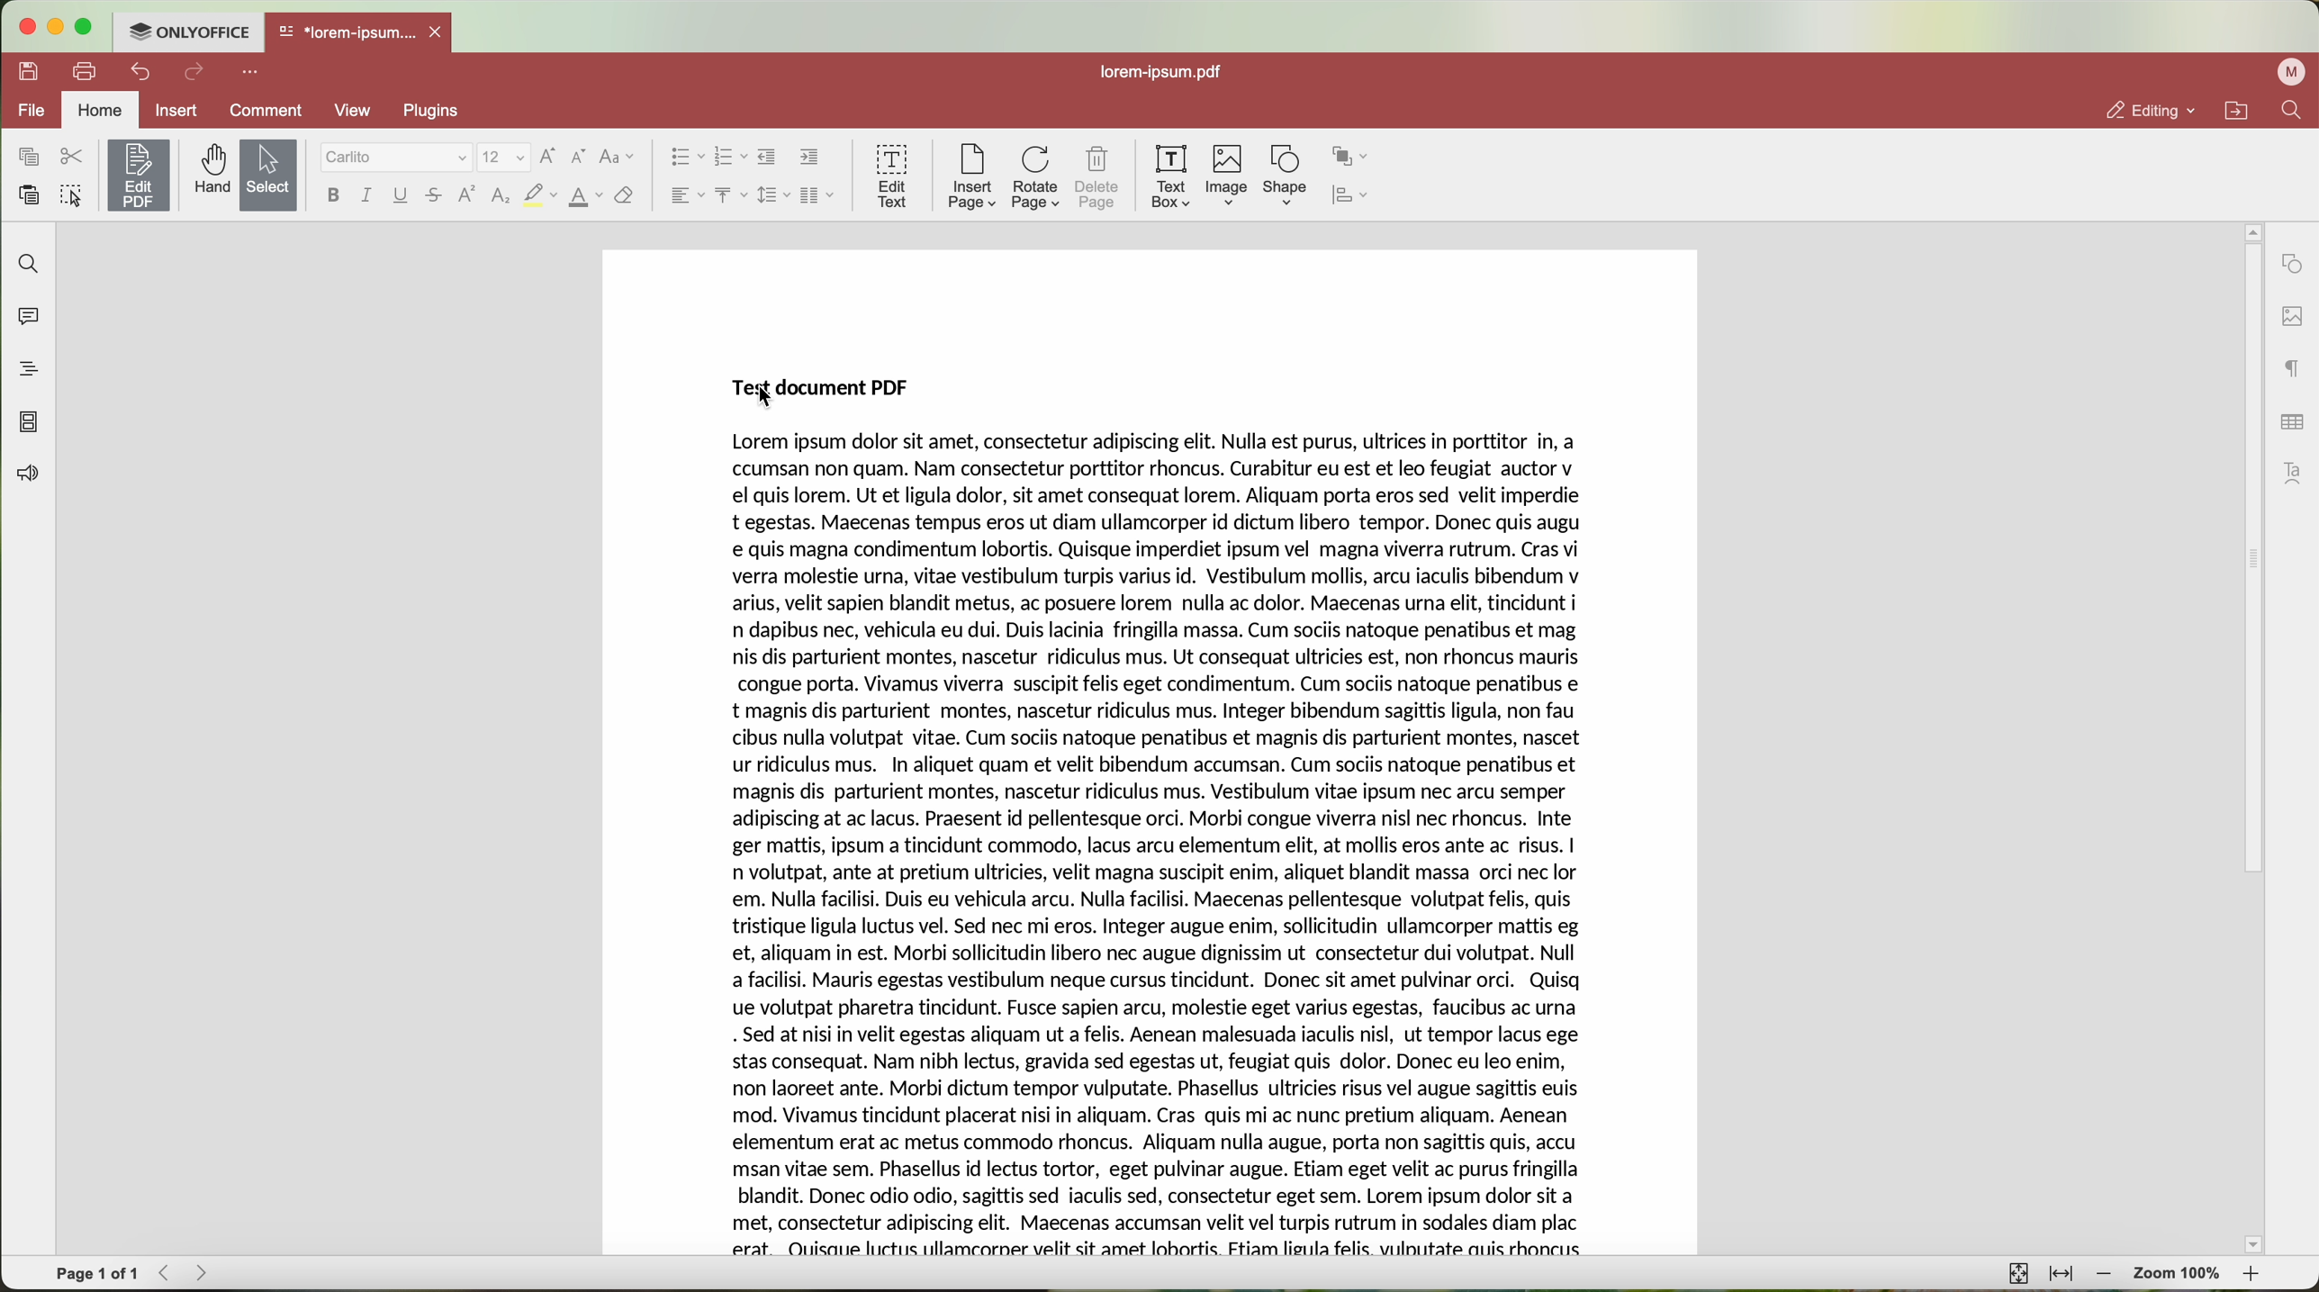 This screenshot has width=2319, height=1292. Describe the element at coordinates (30, 423) in the screenshot. I see `page thumbnails` at that location.